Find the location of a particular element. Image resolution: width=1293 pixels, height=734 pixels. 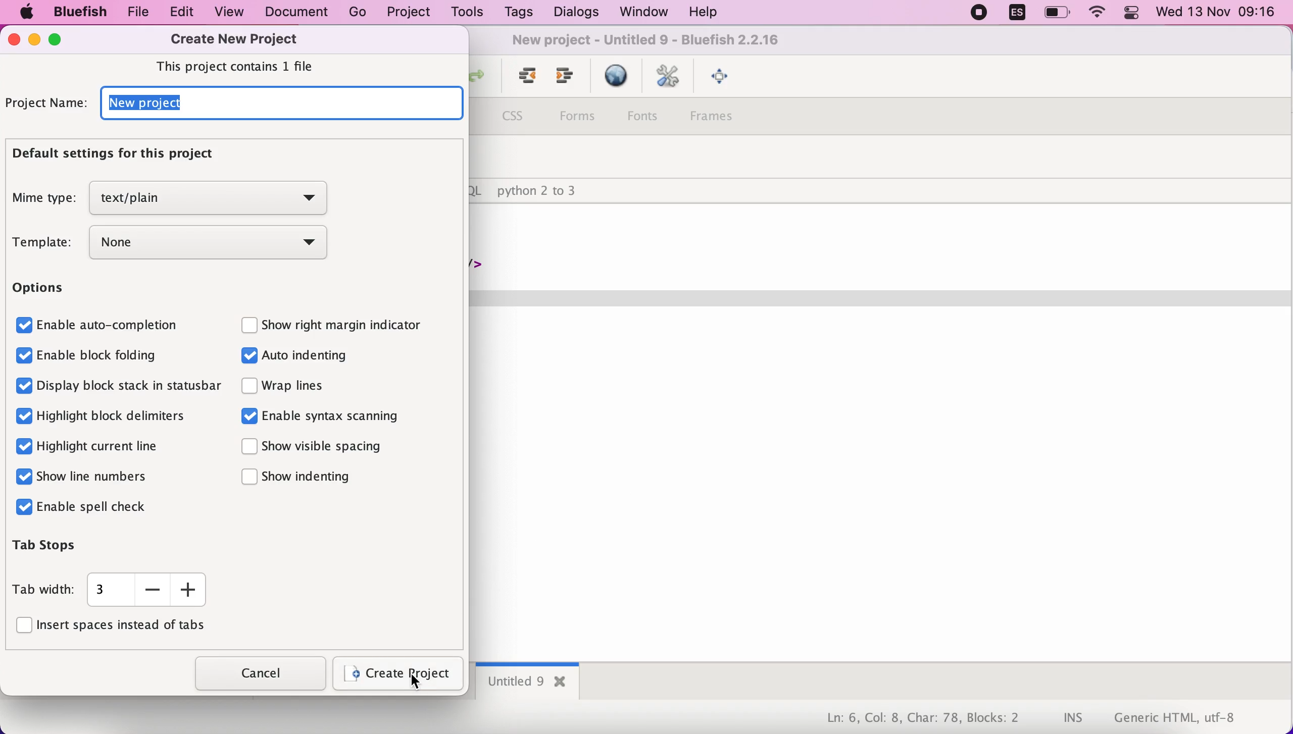

tags is located at coordinates (518, 14).